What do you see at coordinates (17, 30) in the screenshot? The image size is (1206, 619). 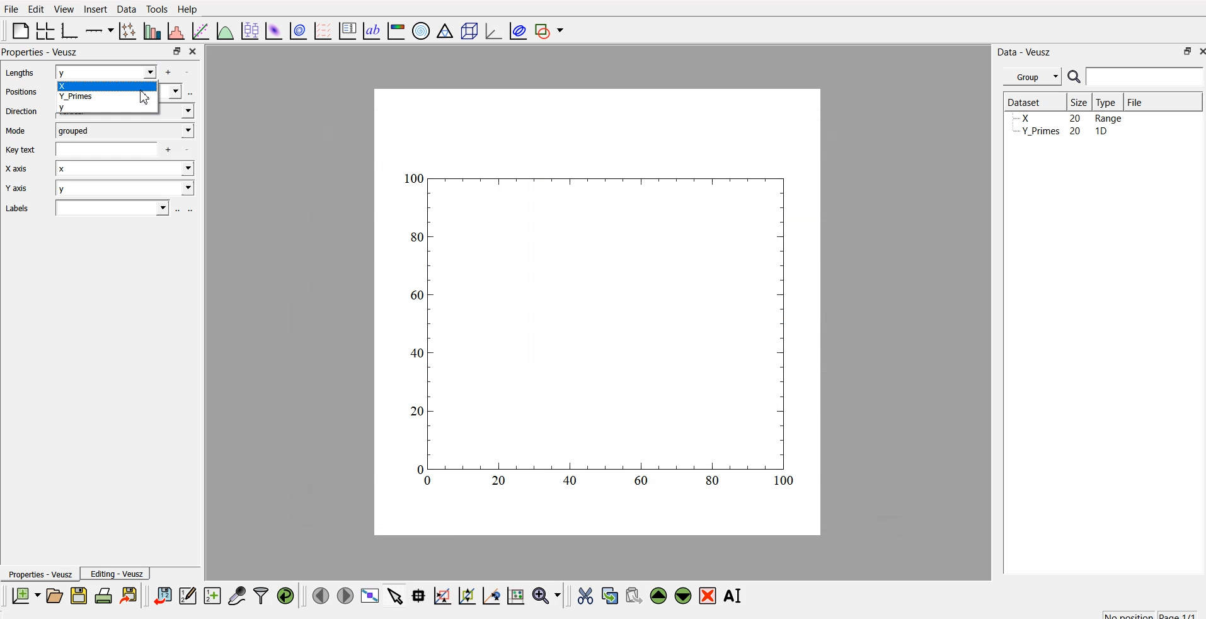 I see `blank page` at bounding box center [17, 30].